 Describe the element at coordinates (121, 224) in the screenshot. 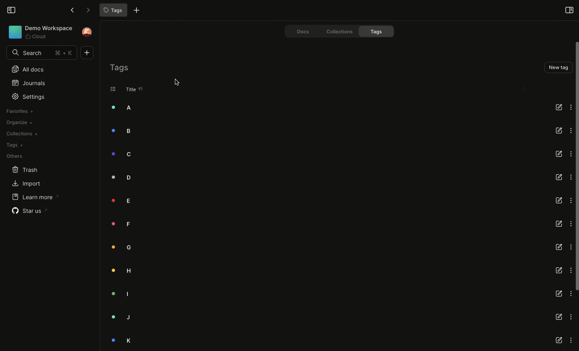

I see `F` at that location.